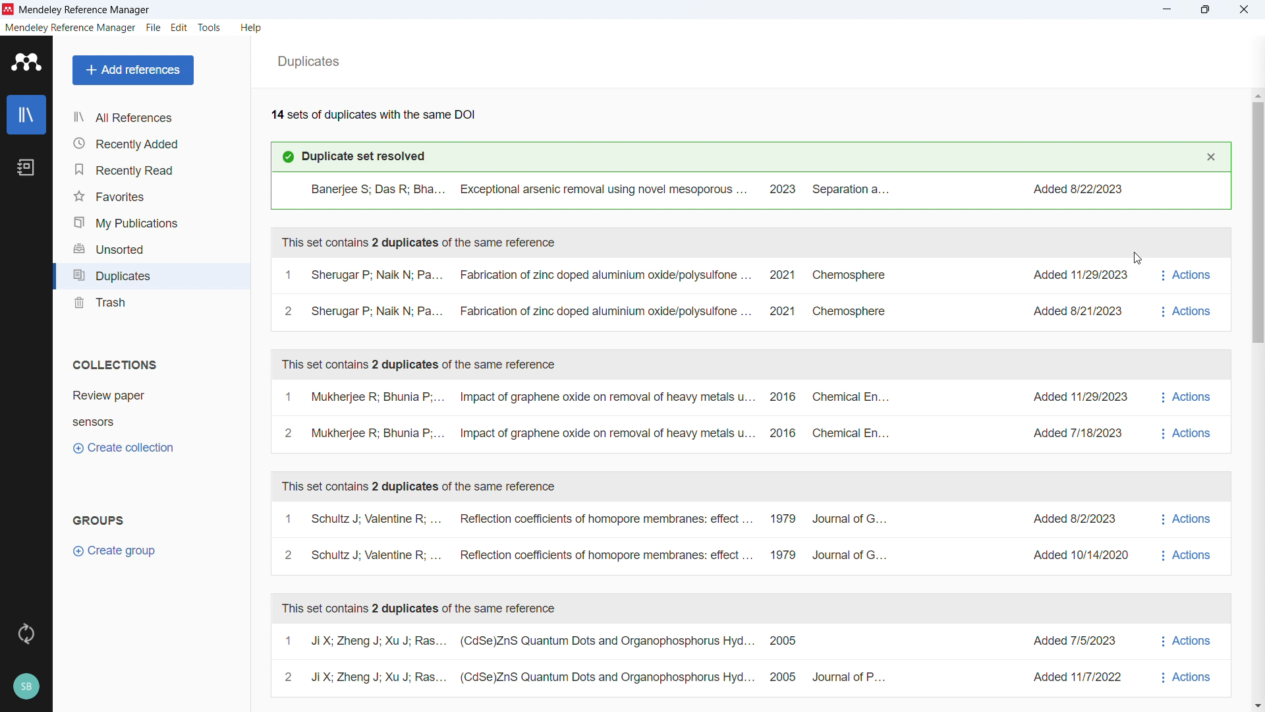 The image size is (1265, 712). I want to click on Mendeley reference manager , so click(72, 28).